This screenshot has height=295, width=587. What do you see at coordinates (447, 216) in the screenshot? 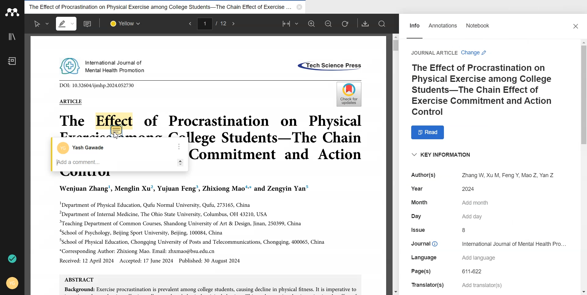
I see `Day Add day` at bounding box center [447, 216].